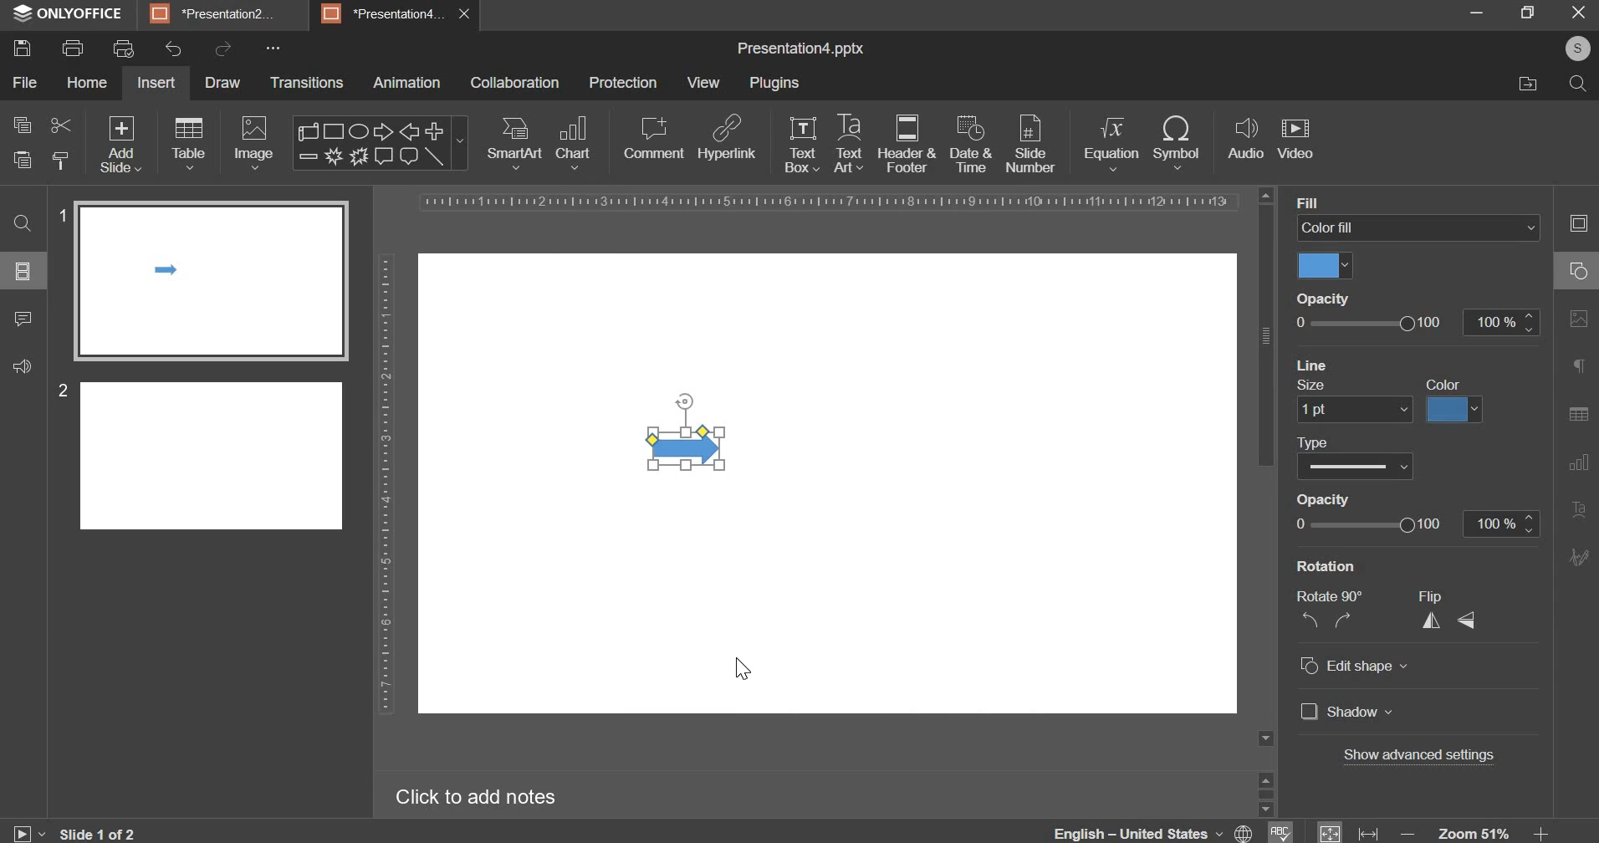 Image resolution: width=1599 pixels, height=843 pixels. Describe the element at coordinates (819, 202) in the screenshot. I see `ruler` at that location.